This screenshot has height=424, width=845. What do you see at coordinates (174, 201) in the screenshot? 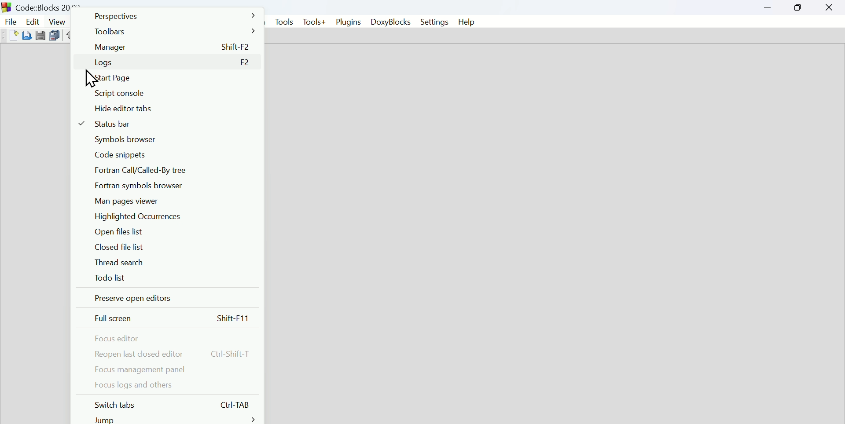
I see `Main pages viewer` at bounding box center [174, 201].